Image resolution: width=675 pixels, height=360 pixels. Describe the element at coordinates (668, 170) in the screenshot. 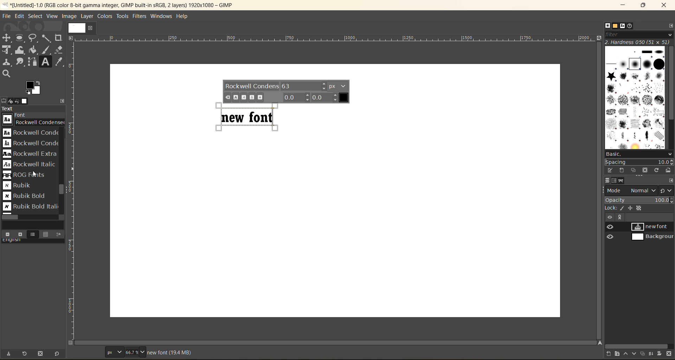

I see `open brush as image` at that location.